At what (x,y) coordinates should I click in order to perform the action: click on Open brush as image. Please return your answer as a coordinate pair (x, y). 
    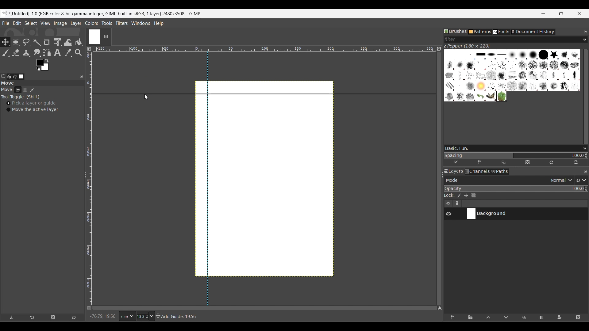
    Looking at the image, I should click on (576, 163).